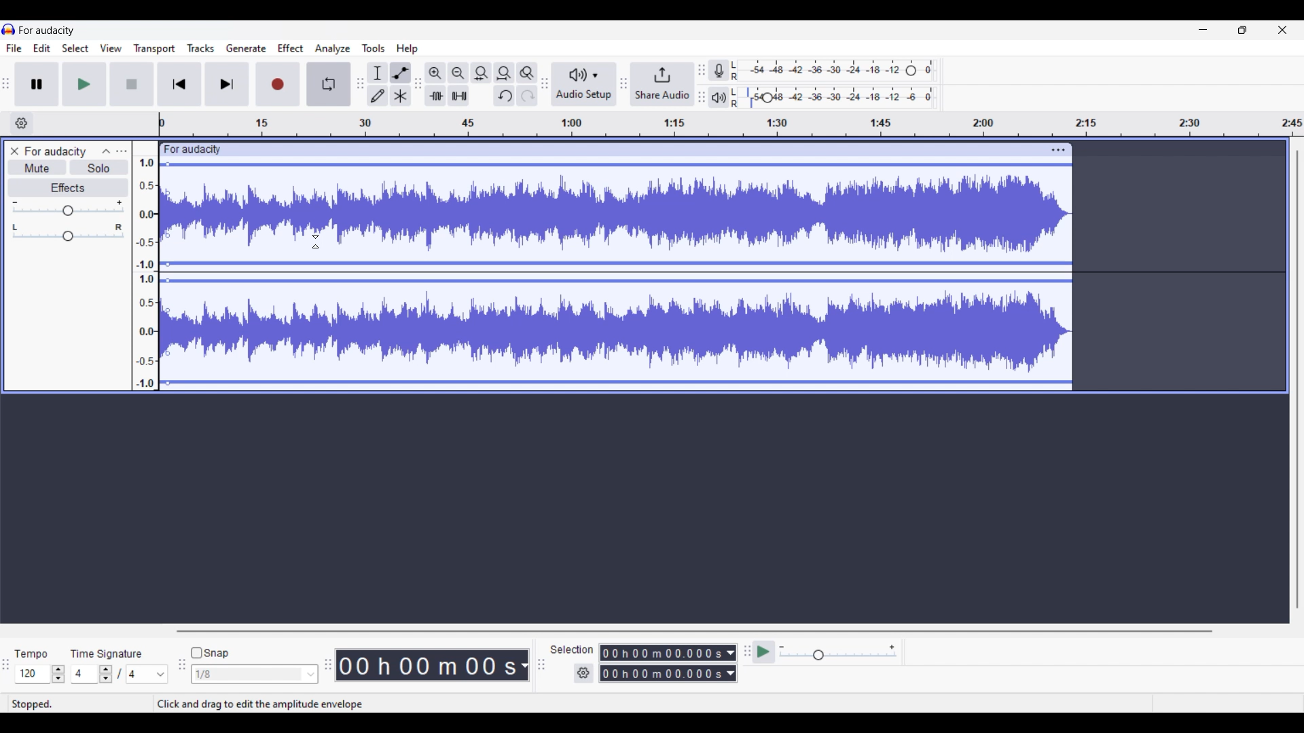  Describe the element at coordinates (111, 48) in the screenshot. I see `View` at that location.